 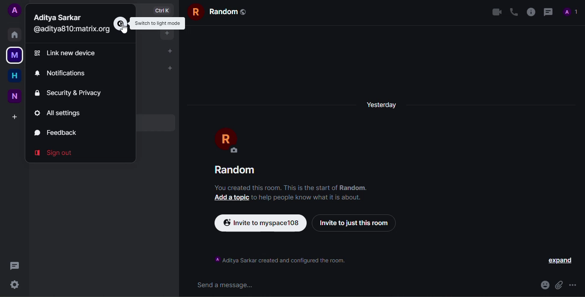 What do you see at coordinates (55, 151) in the screenshot?
I see `sign out` at bounding box center [55, 151].